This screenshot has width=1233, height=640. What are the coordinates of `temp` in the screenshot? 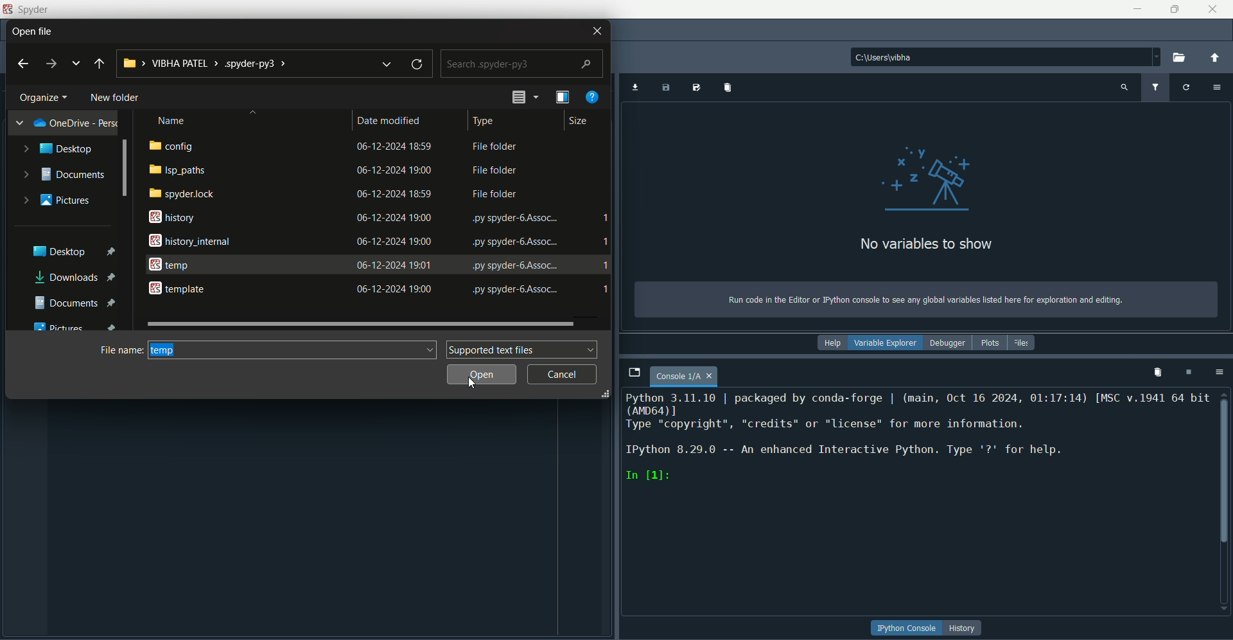 It's located at (170, 264).